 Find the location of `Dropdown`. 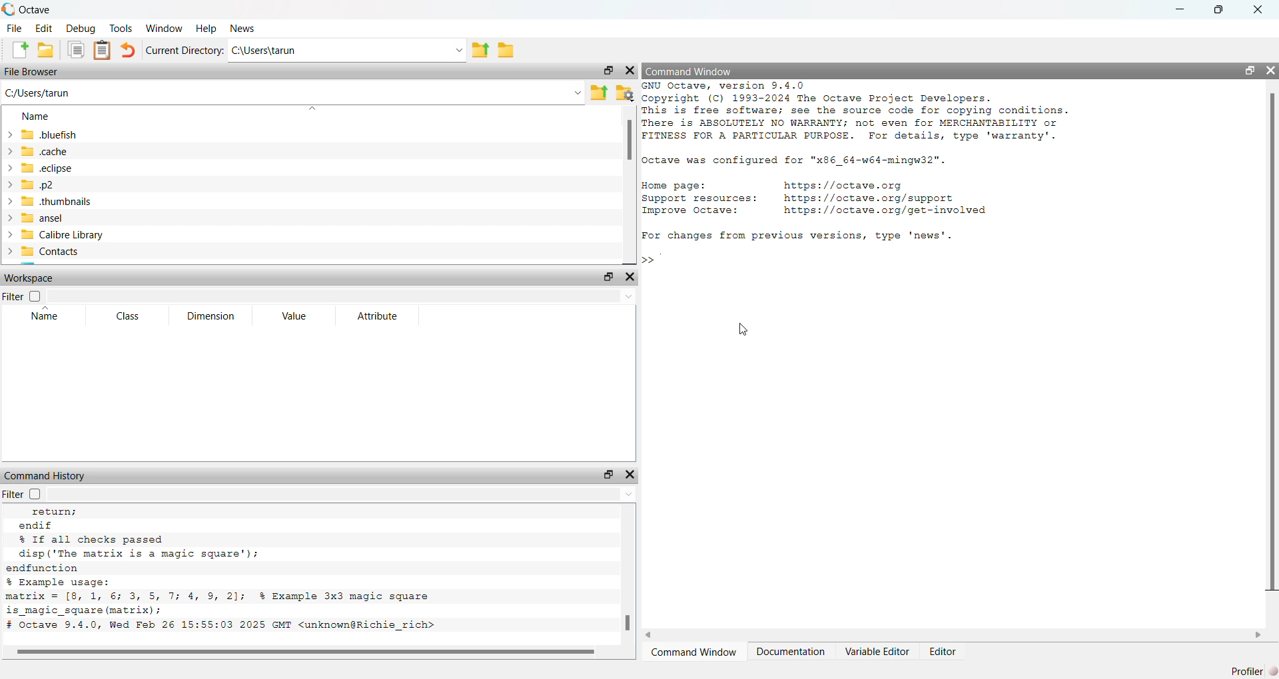

Dropdown is located at coordinates (458, 50).